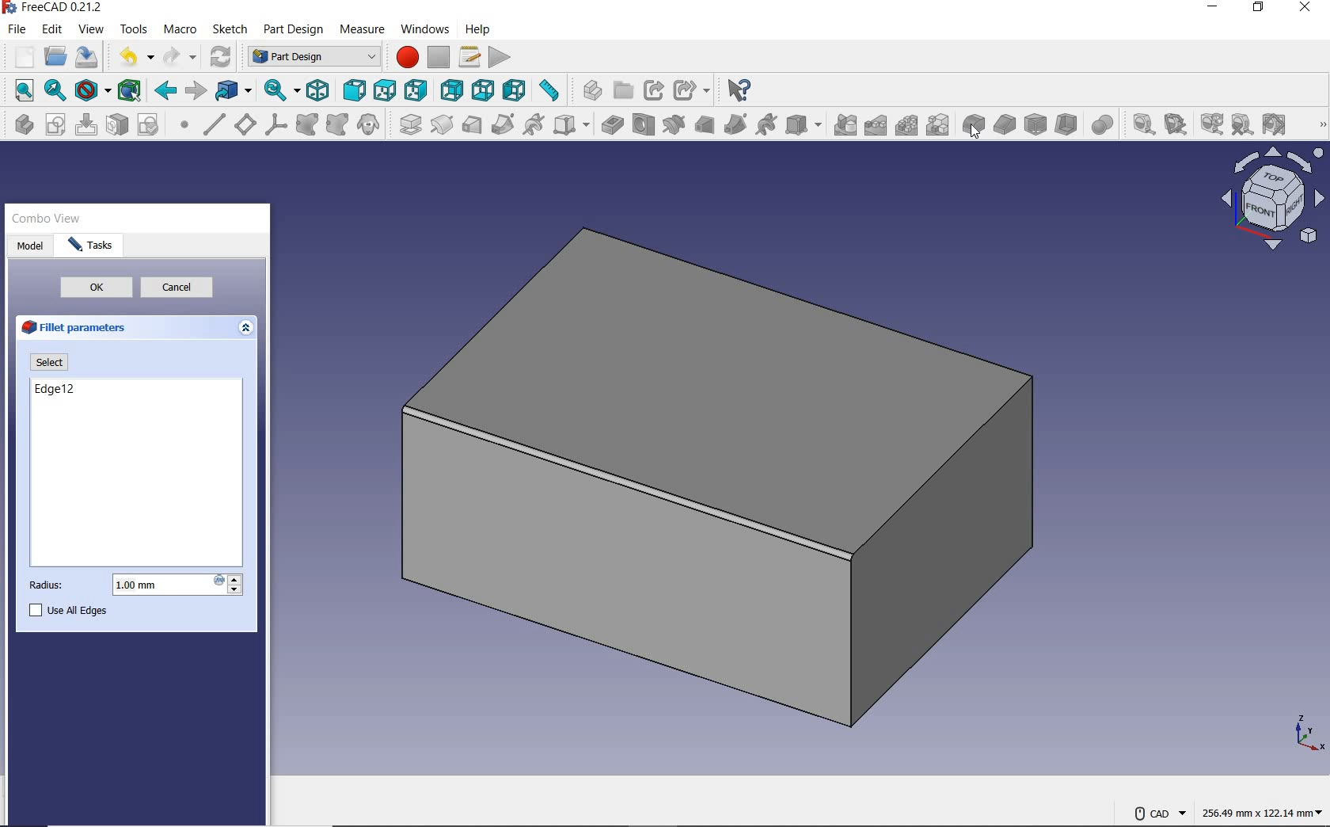 The image size is (1330, 827). What do you see at coordinates (47, 585) in the screenshot?
I see `radius` at bounding box center [47, 585].